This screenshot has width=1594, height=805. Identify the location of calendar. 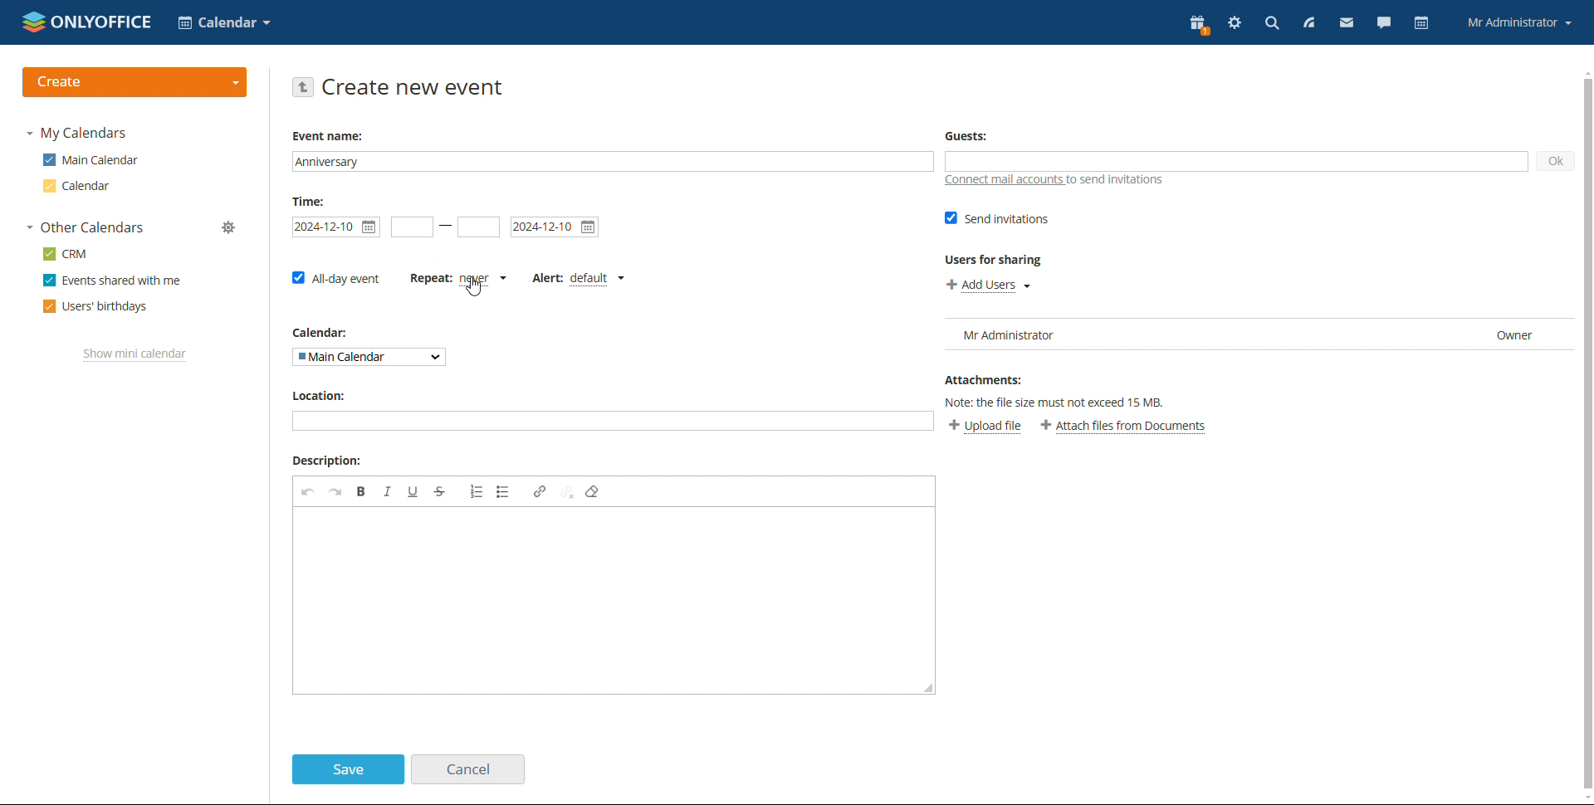
(1420, 24).